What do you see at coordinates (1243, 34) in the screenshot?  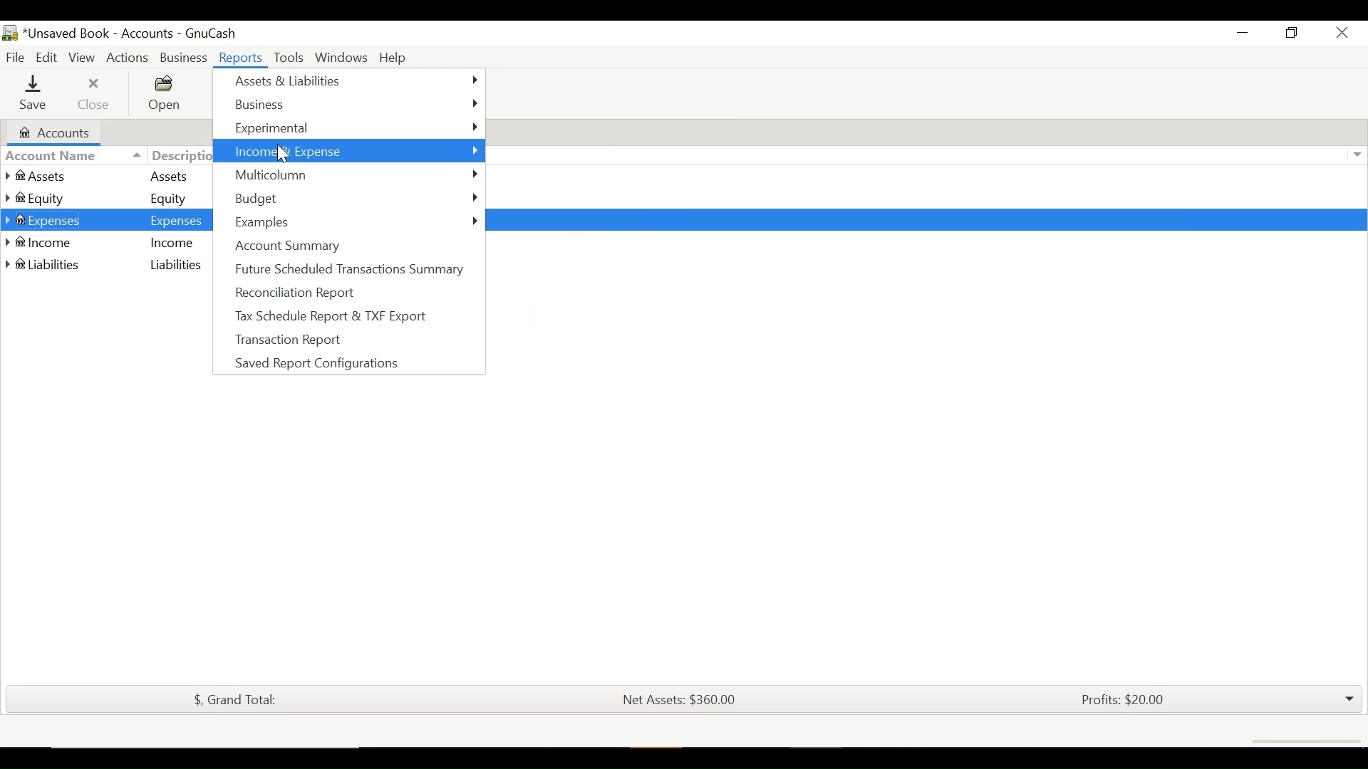 I see `Minimize` at bounding box center [1243, 34].